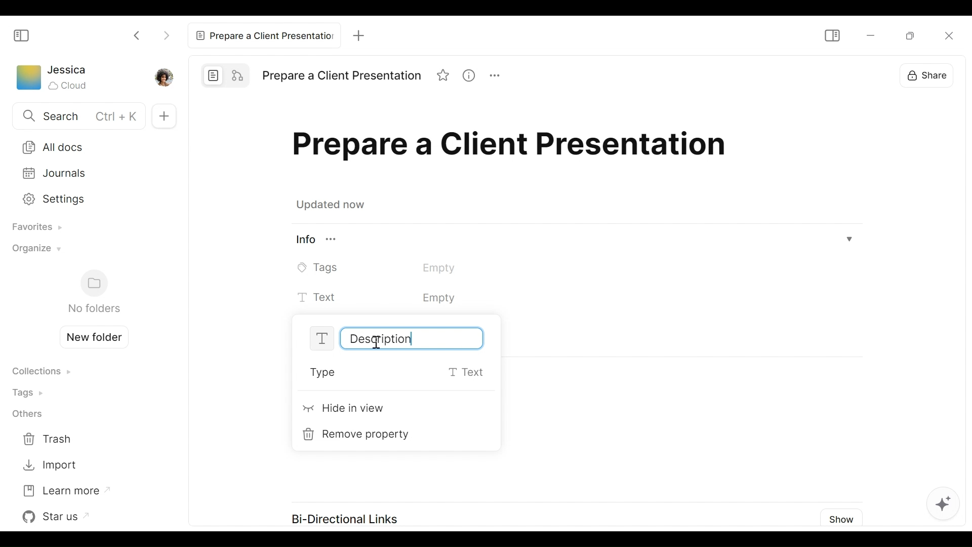 This screenshot has height=547, width=972. Describe the element at coordinates (33, 228) in the screenshot. I see `Favorites` at that location.